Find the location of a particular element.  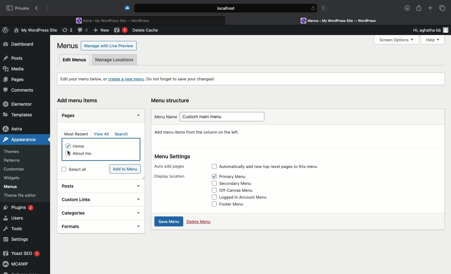

Appearance is located at coordinates (25, 140).